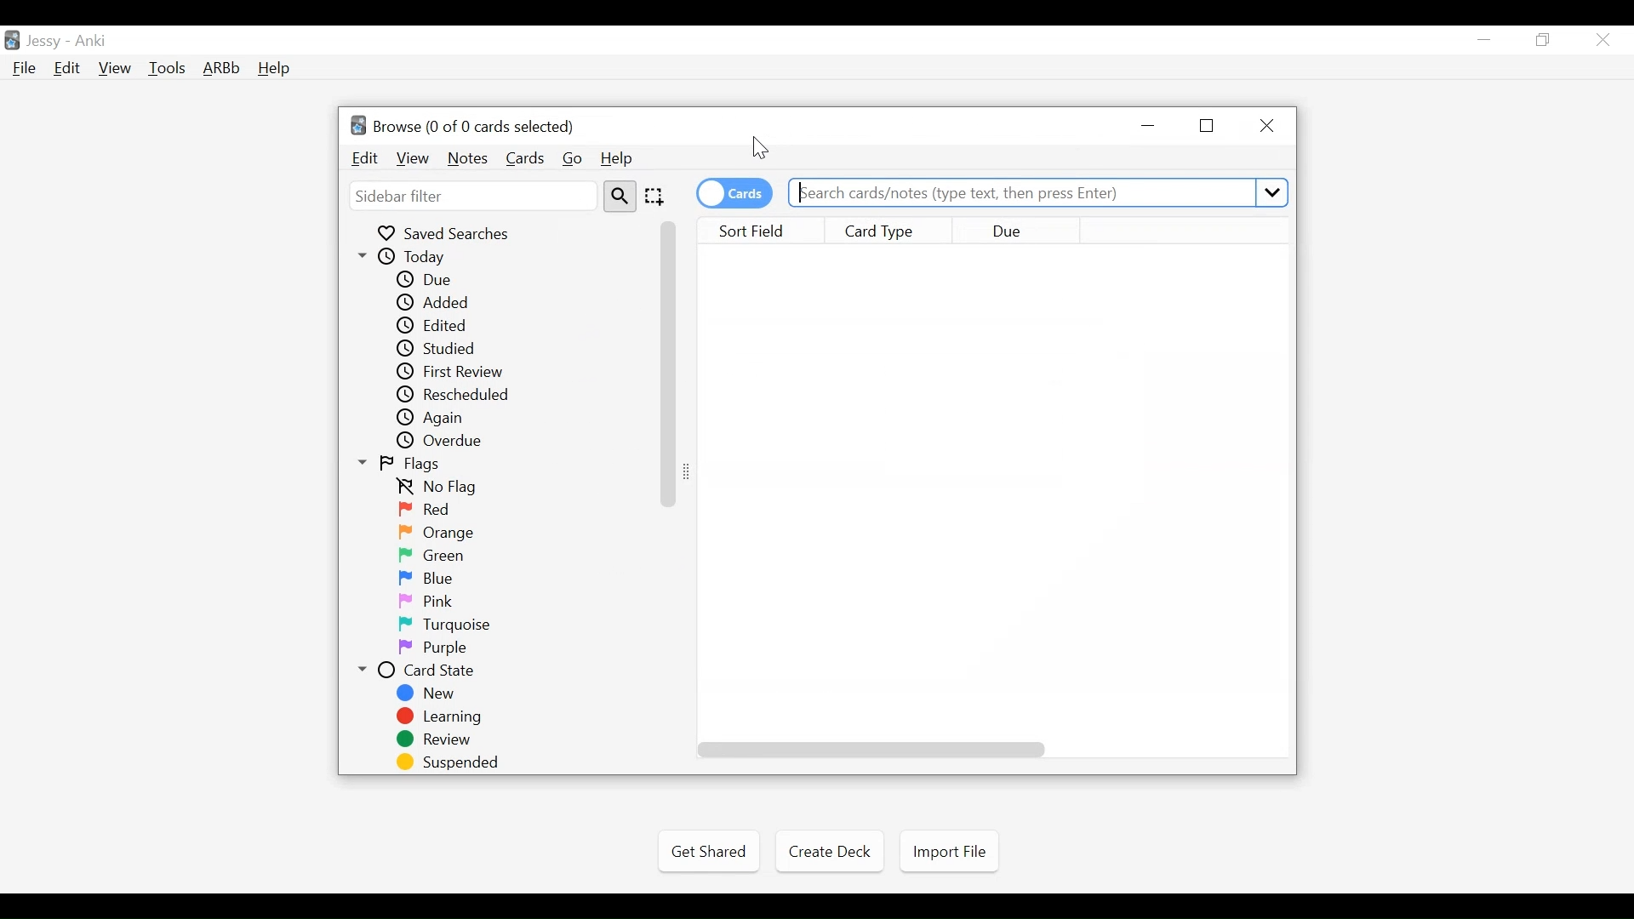 Image resolution: width=1634 pixels, height=919 pixels. What do you see at coordinates (436, 556) in the screenshot?
I see `Green` at bounding box center [436, 556].